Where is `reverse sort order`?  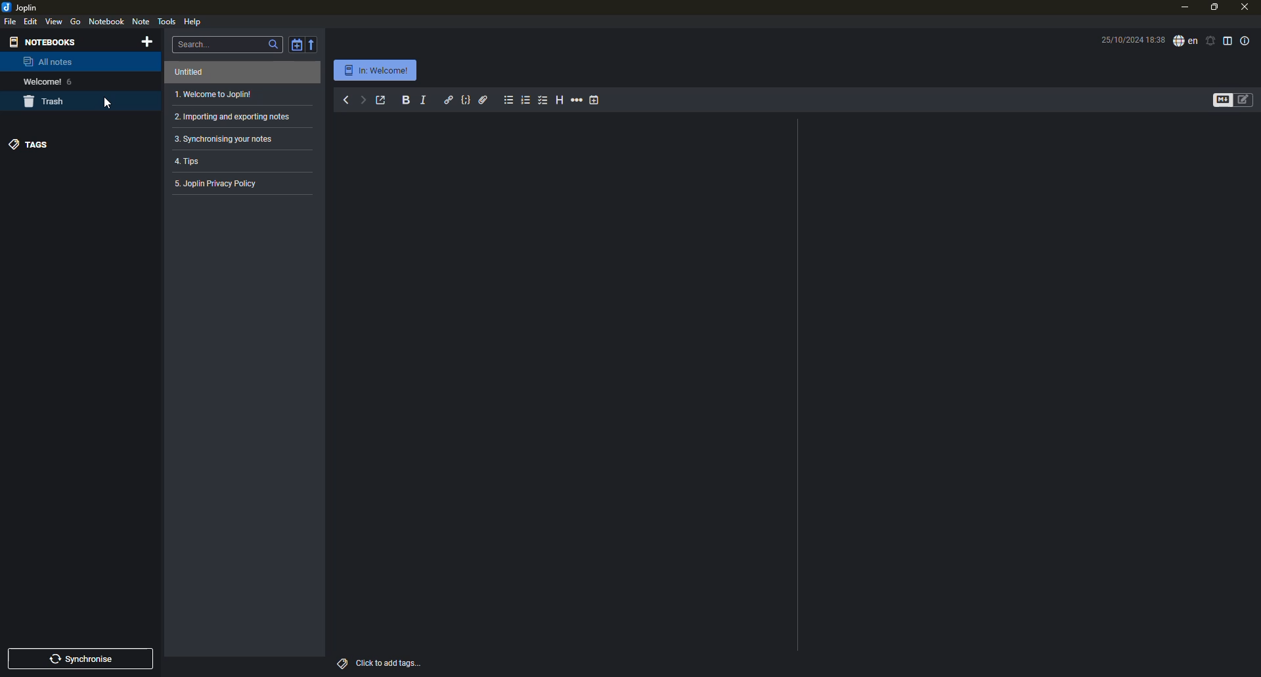
reverse sort order is located at coordinates (315, 43).